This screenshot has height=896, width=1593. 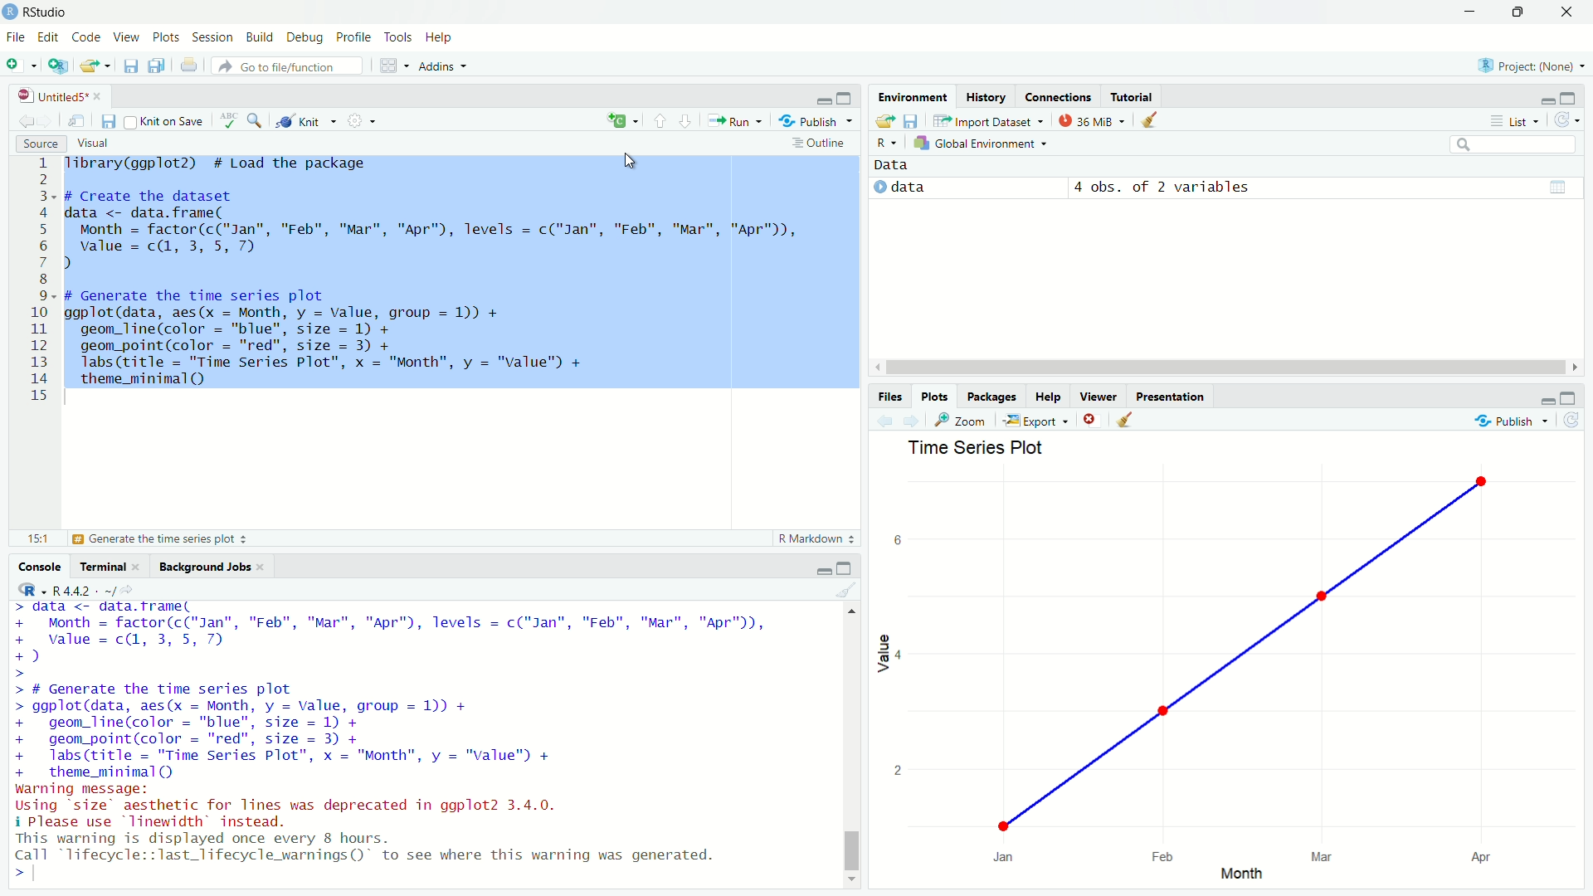 What do you see at coordinates (889, 394) in the screenshot?
I see `files` at bounding box center [889, 394].